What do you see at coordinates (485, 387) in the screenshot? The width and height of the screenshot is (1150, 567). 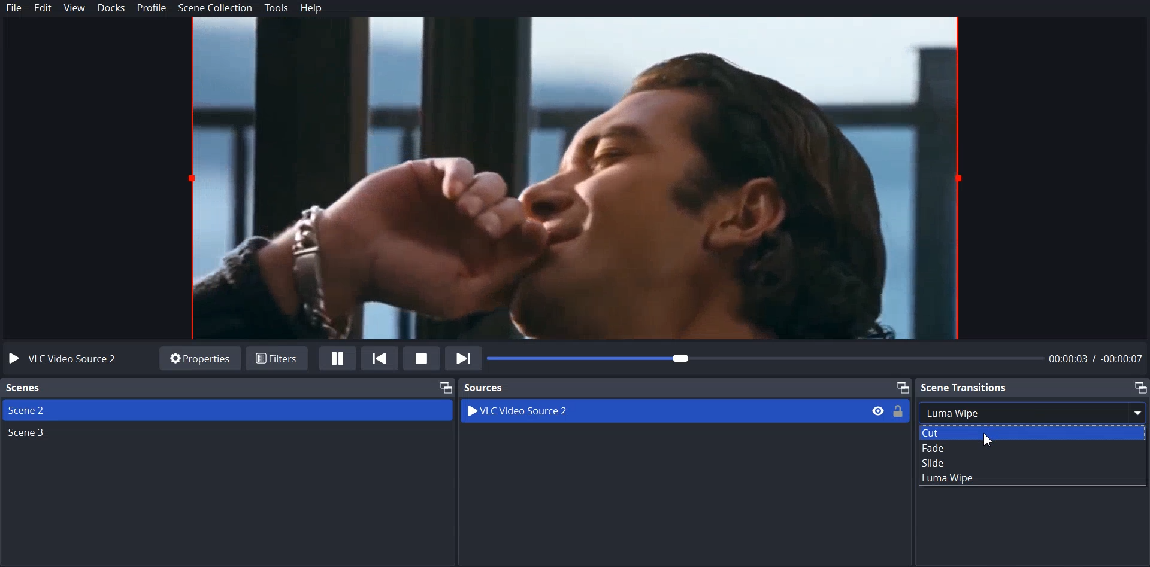 I see `Source` at bounding box center [485, 387].